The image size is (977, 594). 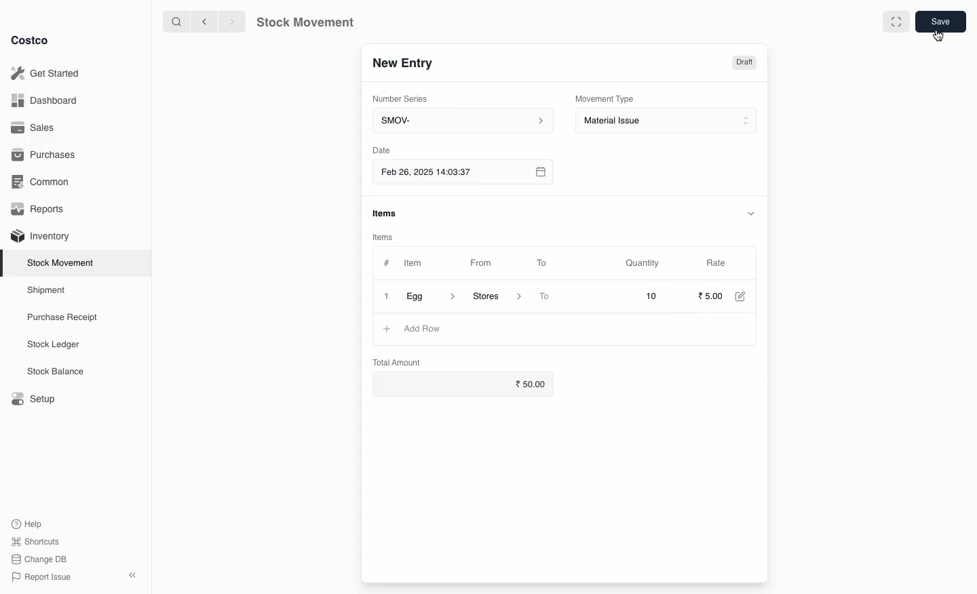 What do you see at coordinates (545, 297) in the screenshot?
I see `To` at bounding box center [545, 297].